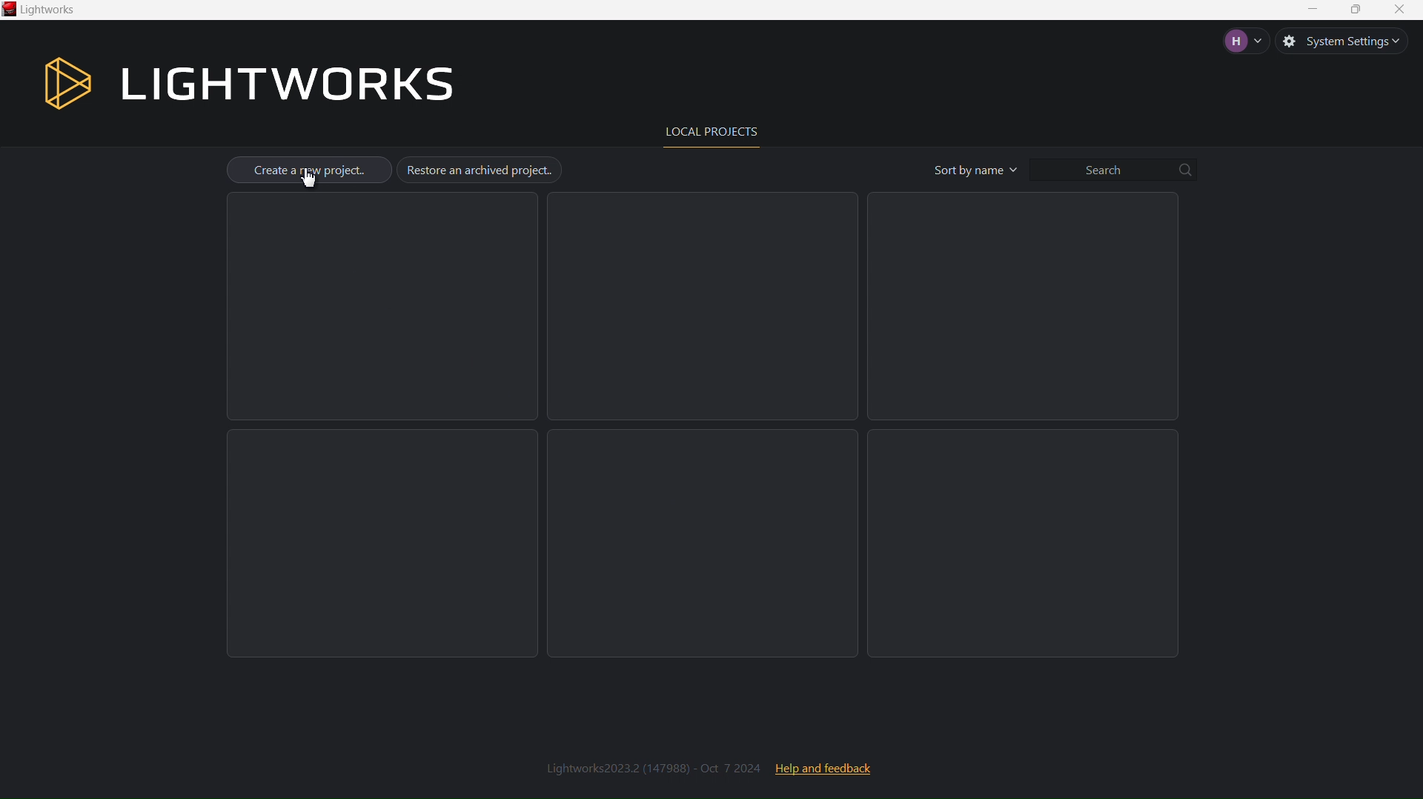  I want to click on Local Projects, so click(709, 133).